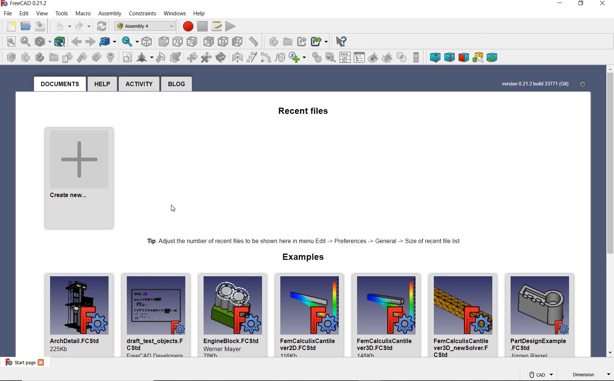  I want to click on create part, so click(272, 42).